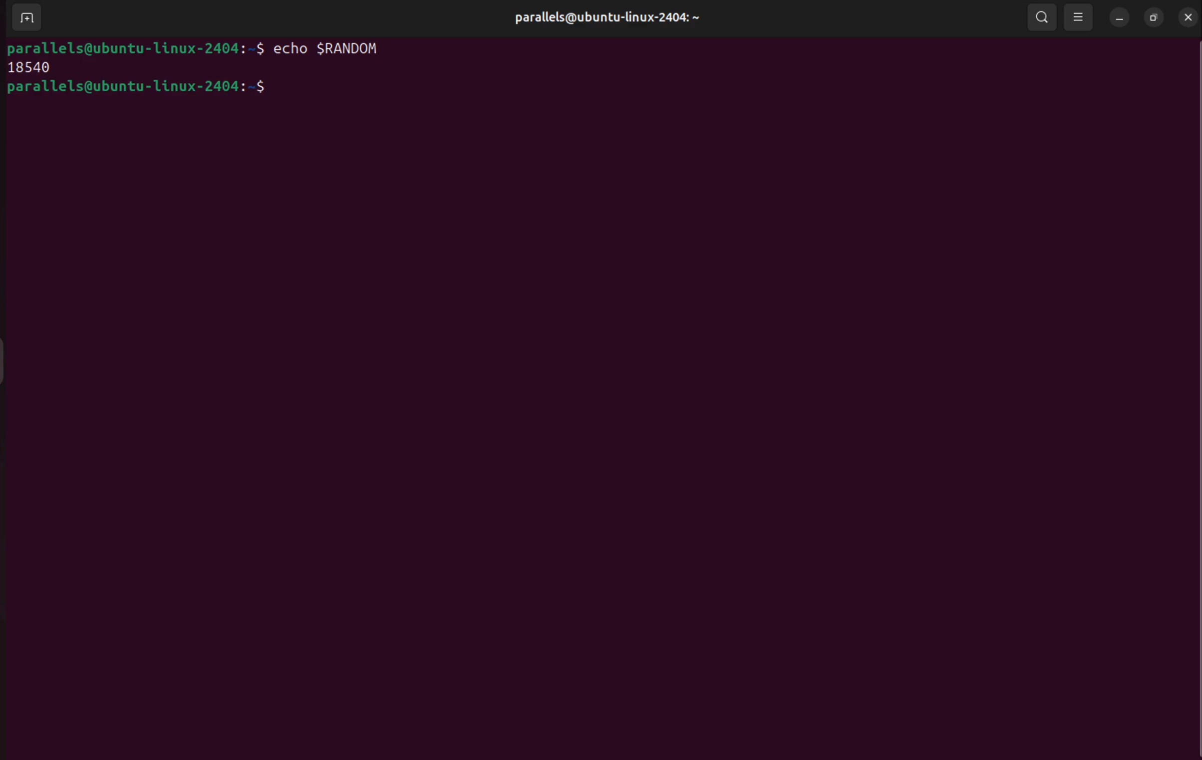 Image resolution: width=1202 pixels, height=760 pixels. What do you see at coordinates (1187, 14) in the screenshot?
I see `close` at bounding box center [1187, 14].